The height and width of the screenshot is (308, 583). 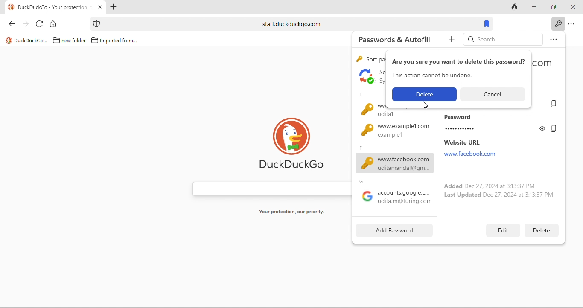 What do you see at coordinates (479, 148) in the screenshot?
I see `website url` at bounding box center [479, 148].